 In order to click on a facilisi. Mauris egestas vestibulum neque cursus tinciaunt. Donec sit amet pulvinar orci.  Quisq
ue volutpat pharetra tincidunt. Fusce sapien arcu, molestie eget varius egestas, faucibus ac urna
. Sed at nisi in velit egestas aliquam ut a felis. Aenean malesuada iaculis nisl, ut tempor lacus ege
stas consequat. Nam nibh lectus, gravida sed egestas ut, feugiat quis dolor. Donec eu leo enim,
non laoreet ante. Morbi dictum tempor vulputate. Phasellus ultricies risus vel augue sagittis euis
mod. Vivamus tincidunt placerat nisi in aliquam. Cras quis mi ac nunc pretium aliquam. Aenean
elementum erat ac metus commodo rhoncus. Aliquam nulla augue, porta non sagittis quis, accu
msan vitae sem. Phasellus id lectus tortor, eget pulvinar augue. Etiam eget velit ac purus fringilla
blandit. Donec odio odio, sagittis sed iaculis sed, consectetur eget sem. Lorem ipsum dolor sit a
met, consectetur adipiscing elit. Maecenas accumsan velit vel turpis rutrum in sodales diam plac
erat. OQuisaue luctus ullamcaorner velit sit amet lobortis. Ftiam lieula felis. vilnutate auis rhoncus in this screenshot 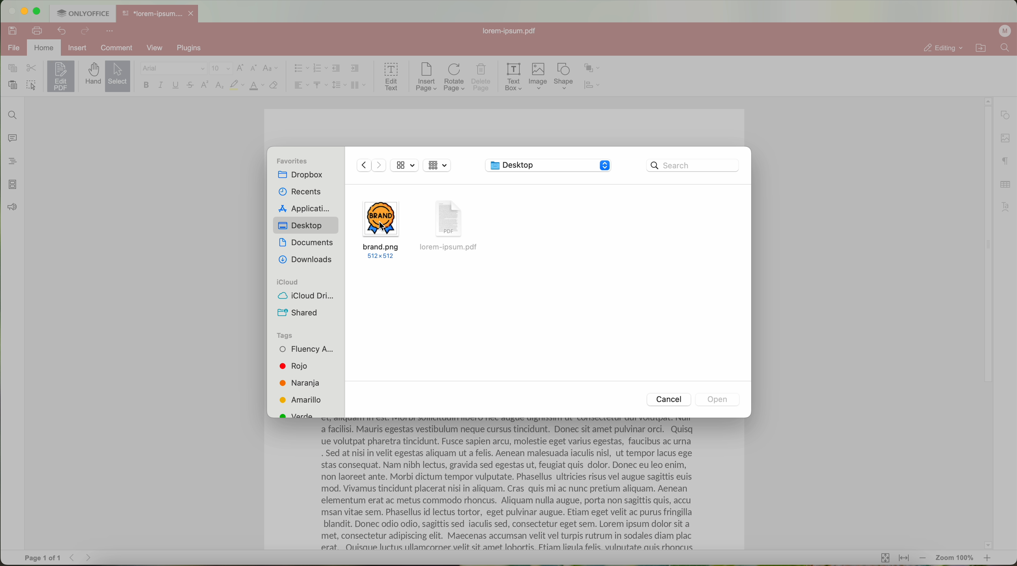, I will do `click(512, 489)`.